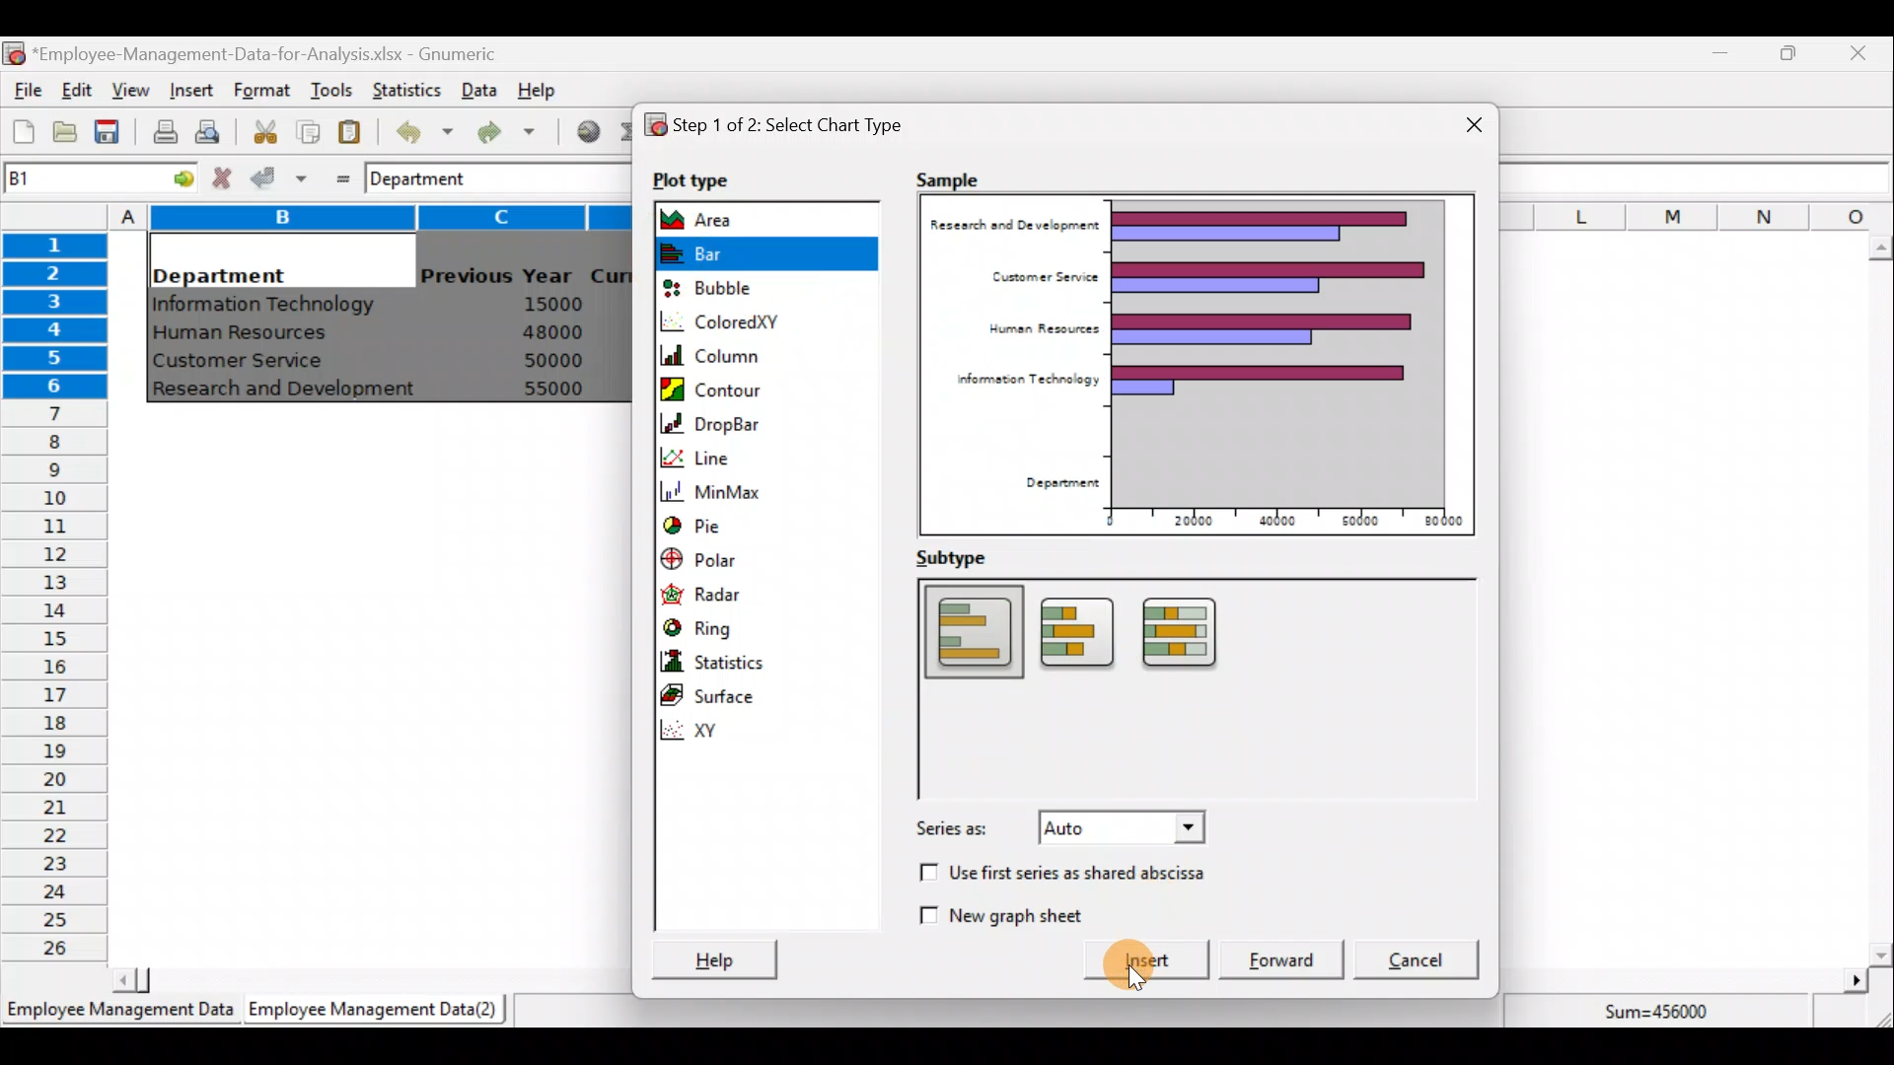 Image resolution: width=1894 pixels, height=1065 pixels. Describe the element at coordinates (330, 92) in the screenshot. I see `Tools` at that location.